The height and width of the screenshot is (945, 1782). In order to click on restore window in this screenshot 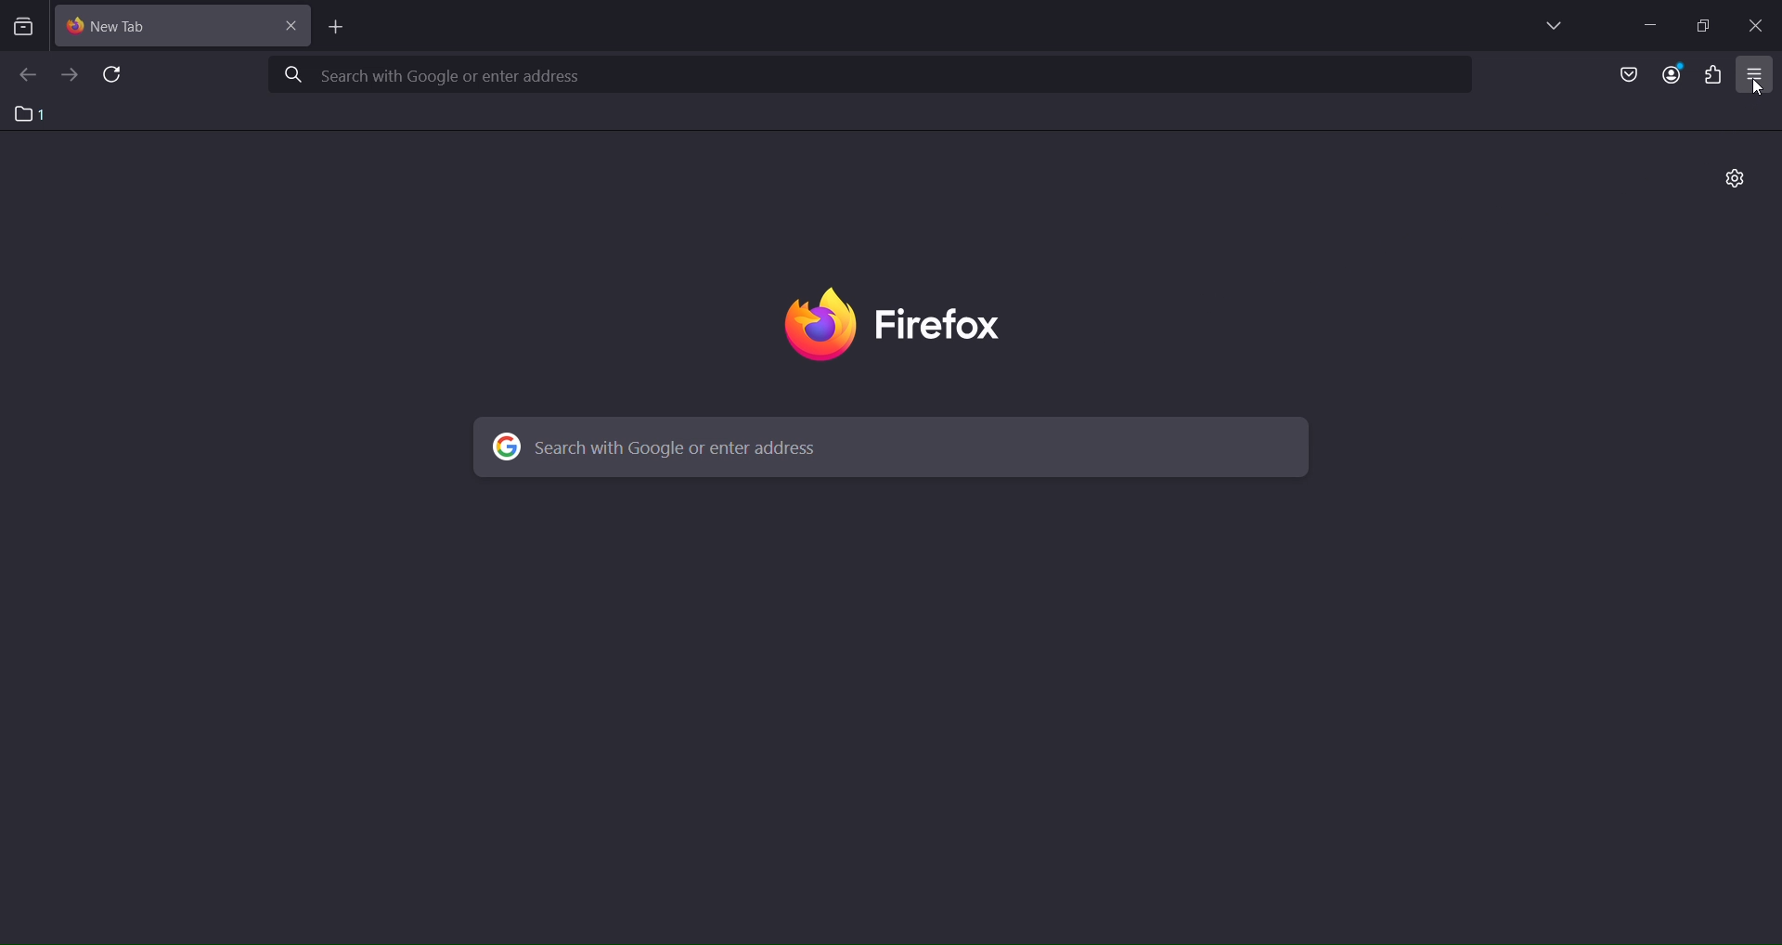, I will do `click(1702, 25)`.